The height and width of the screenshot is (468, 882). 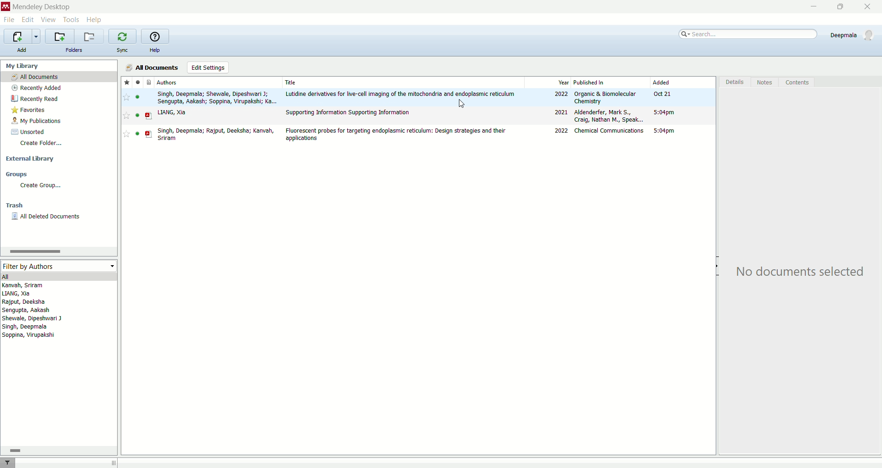 I want to click on singh, deepmala; shewale, dipeshwari J; sengupta, aakash; soppina, virupakshi; ka, so click(x=217, y=98).